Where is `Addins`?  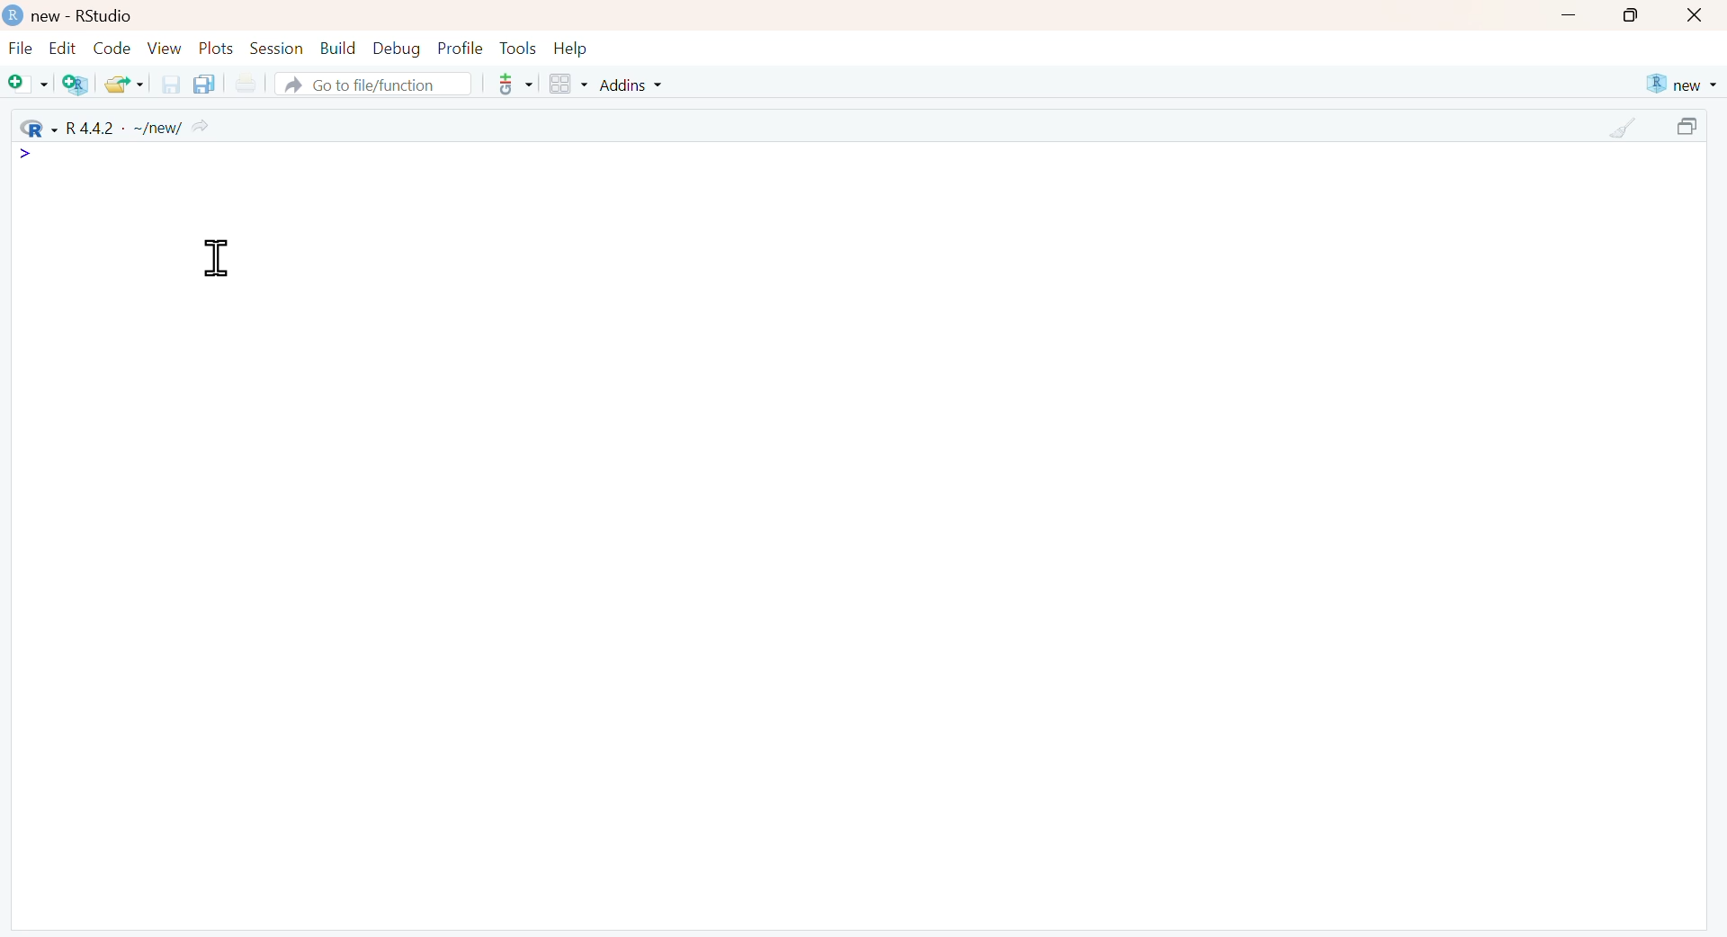 Addins is located at coordinates (632, 85).